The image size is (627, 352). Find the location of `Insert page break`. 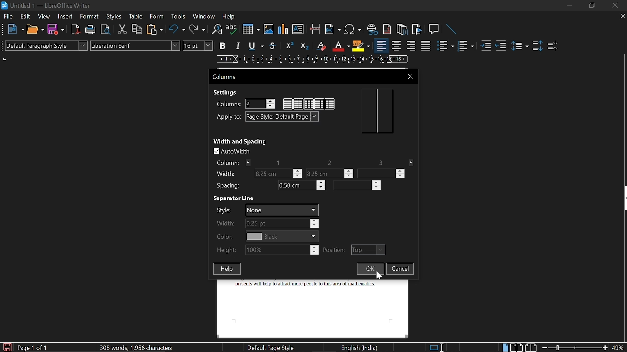

Insert page break is located at coordinates (314, 29).